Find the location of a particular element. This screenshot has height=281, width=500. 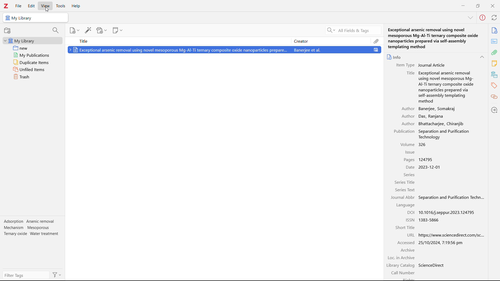

Mechanism   Mesoporous is located at coordinates (27, 227).